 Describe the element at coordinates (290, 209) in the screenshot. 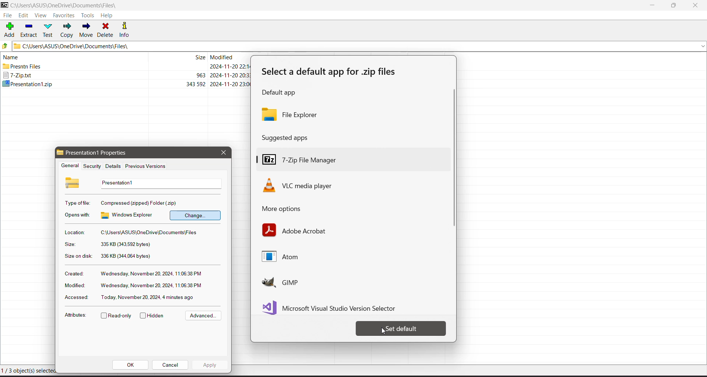

I see `More Options` at that location.